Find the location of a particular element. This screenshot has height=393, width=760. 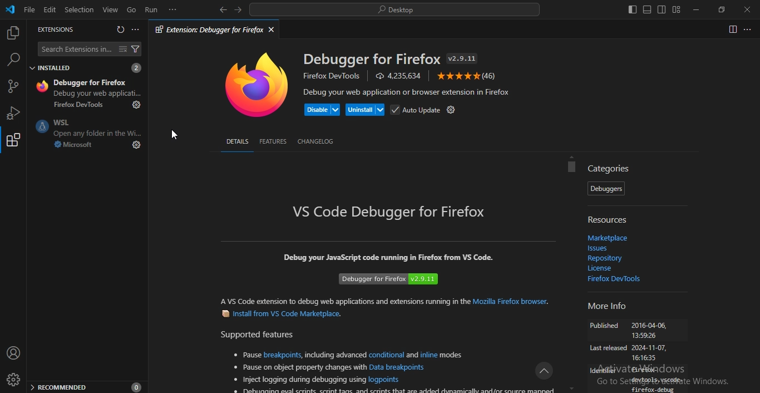

toggle primary side bar is located at coordinates (631, 10).